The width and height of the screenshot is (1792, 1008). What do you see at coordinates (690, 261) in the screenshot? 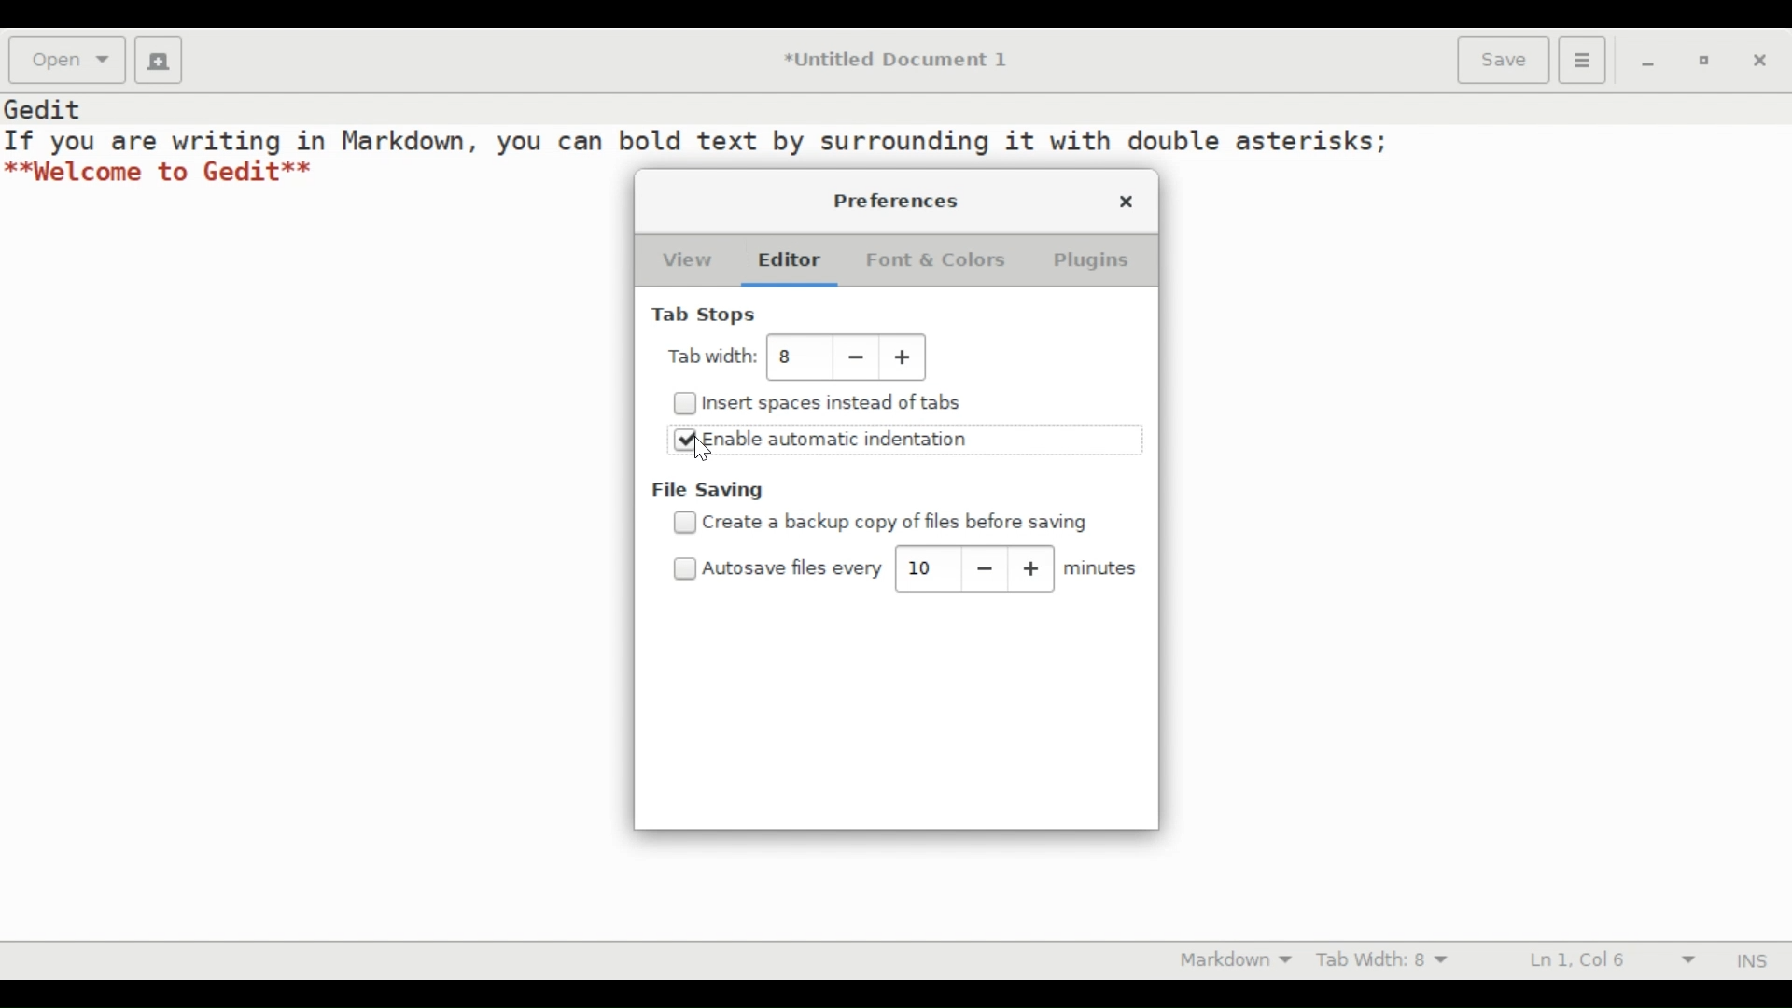
I see `View` at bounding box center [690, 261].